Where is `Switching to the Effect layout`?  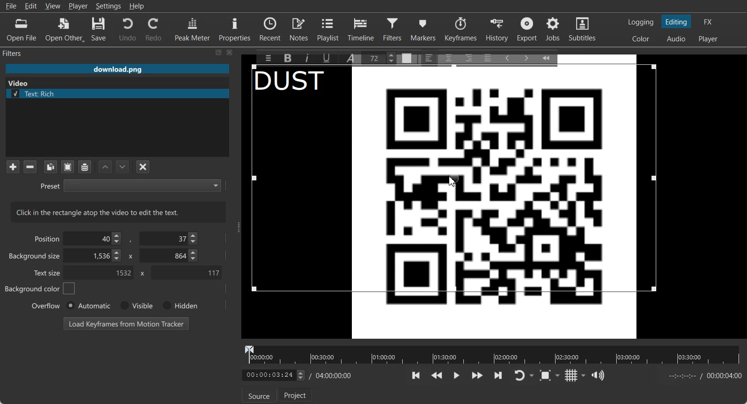
Switching to the Effect layout is located at coordinates (708, 22).